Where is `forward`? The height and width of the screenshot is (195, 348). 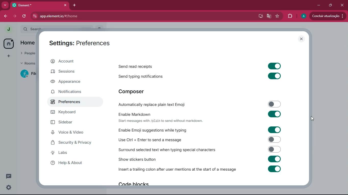
forward is located at coordinates (15, 17).